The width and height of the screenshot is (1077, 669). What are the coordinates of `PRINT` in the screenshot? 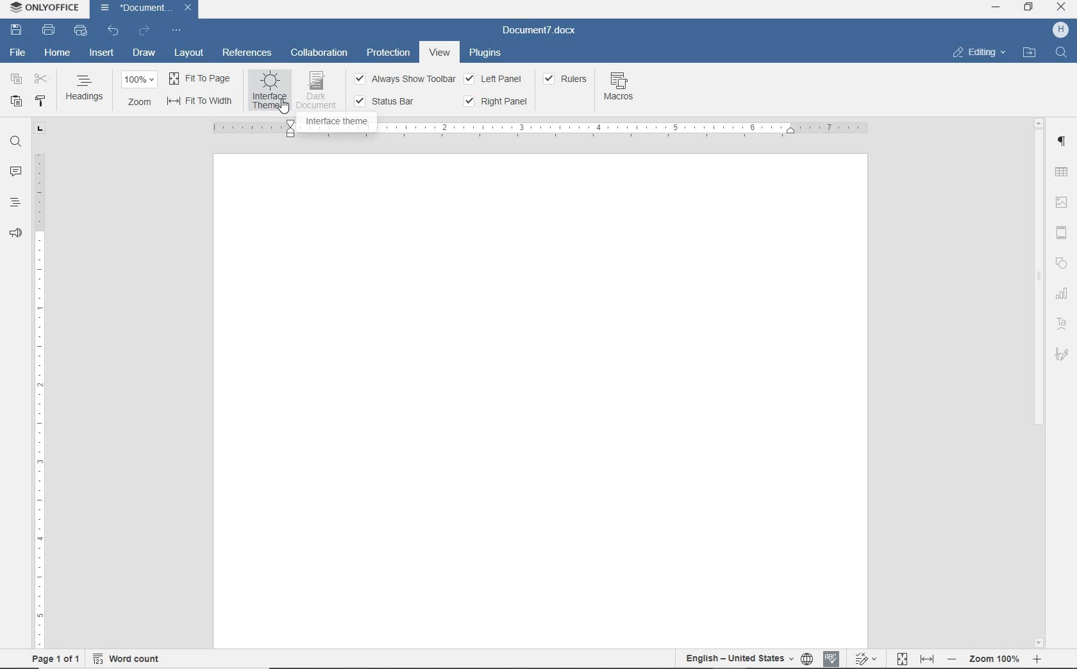 It's located at (48, 29).